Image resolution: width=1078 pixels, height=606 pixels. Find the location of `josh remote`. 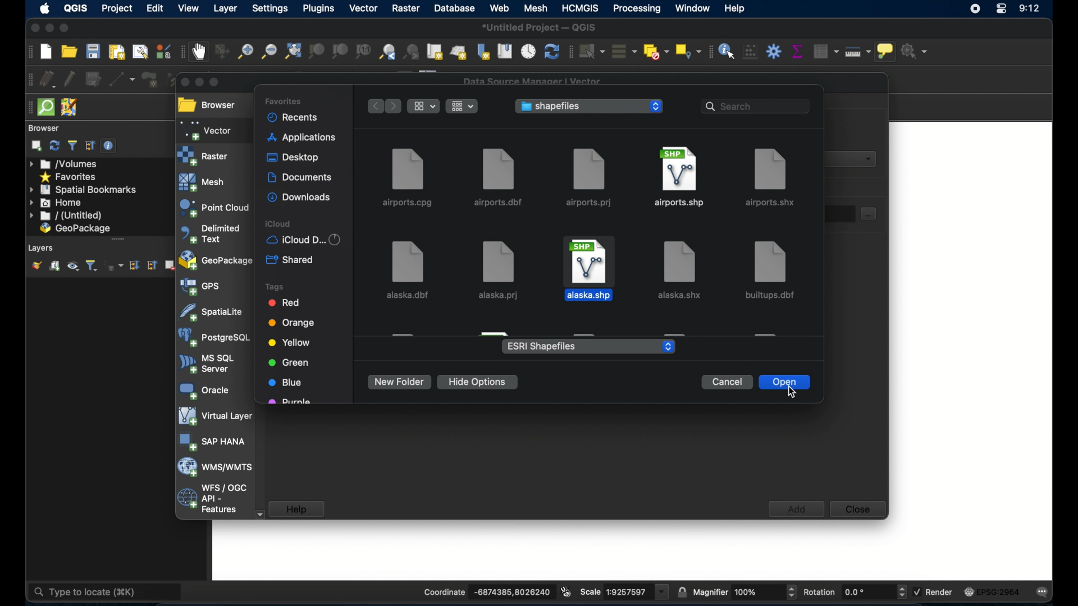

josh remote is located at coordinates (70, 106).